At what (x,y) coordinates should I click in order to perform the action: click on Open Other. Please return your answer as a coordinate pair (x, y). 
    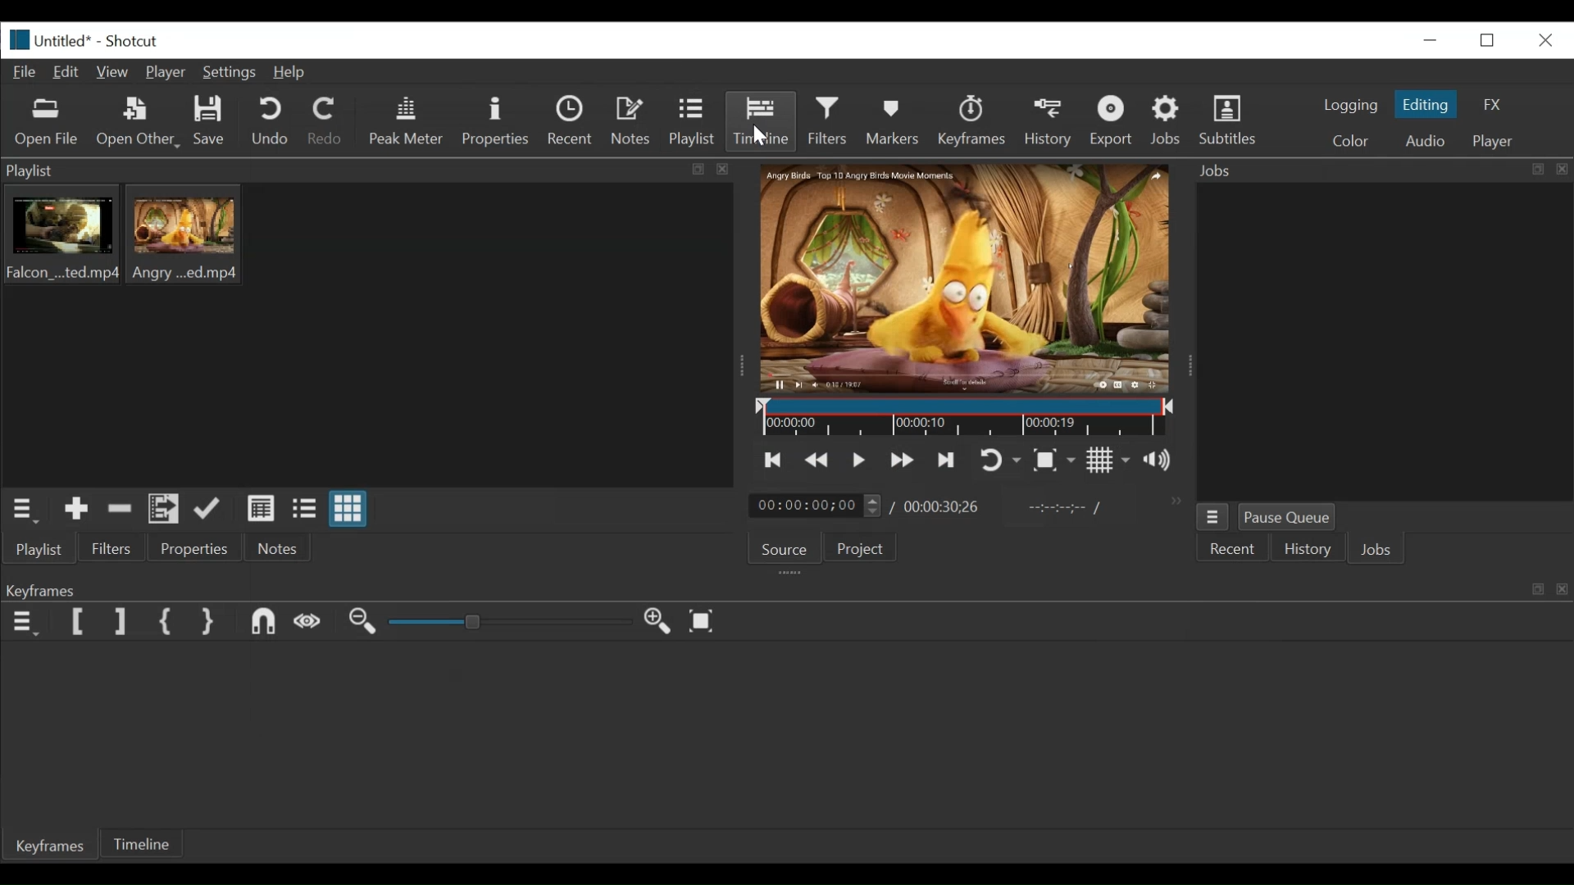
    Looking at the image, I should click on (139, 123).